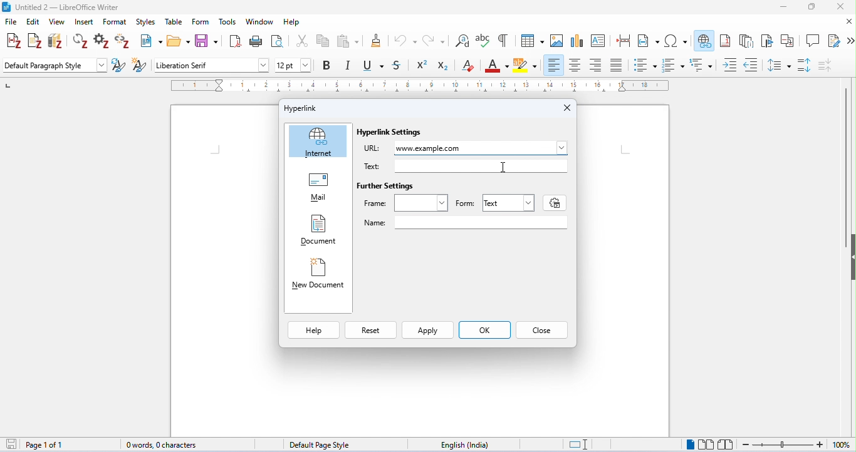 The height and width of the screenshot is (452, 856). I want to click on page 1 of 1, so click(46, 445).